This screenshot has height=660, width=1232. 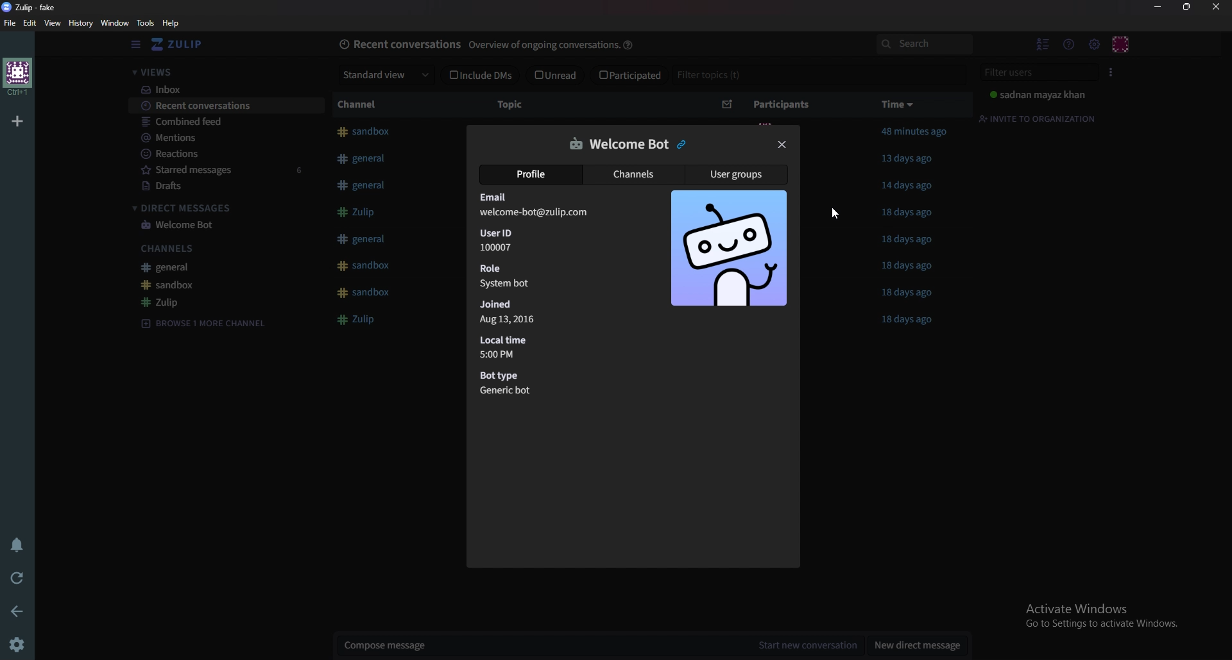 I want to click on Hide sidebar, so click(x=134, y=45).